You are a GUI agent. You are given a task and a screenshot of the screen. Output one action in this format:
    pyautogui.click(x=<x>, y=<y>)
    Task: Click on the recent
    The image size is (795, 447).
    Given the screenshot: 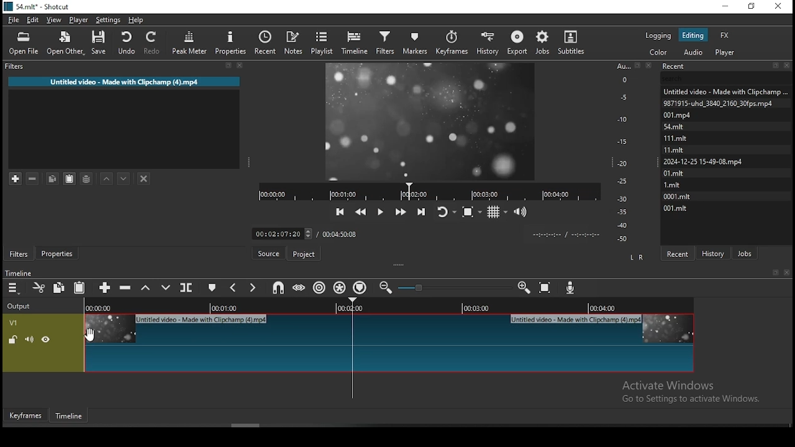 What is the action you would take?
    pyautogui.click(x=268, y=42)
    